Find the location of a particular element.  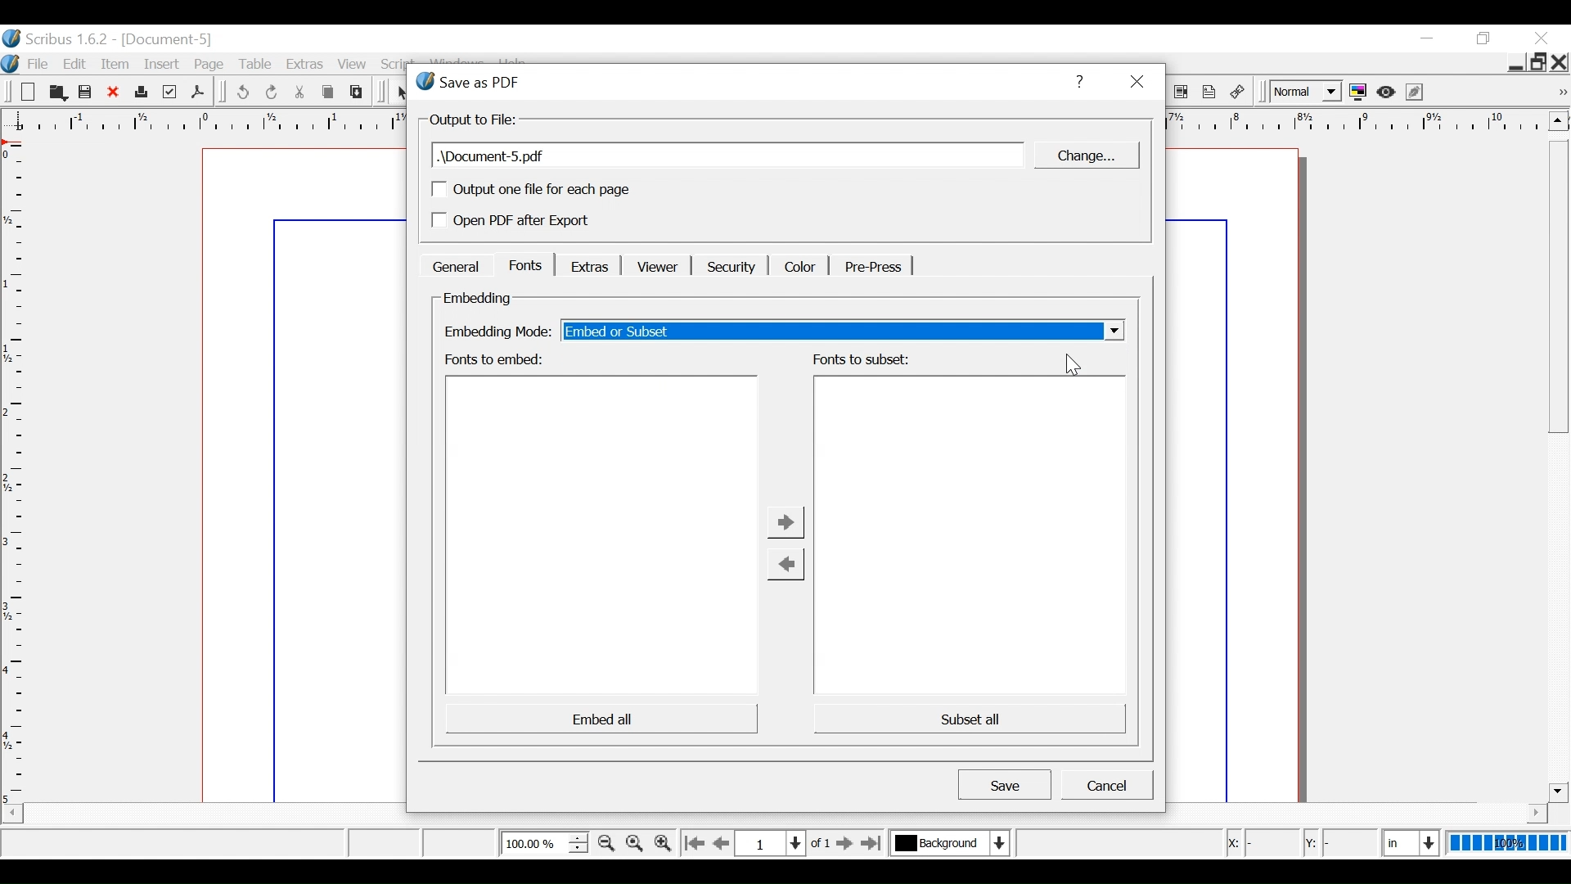

link Annotations is located at coordinates (1238, 92).